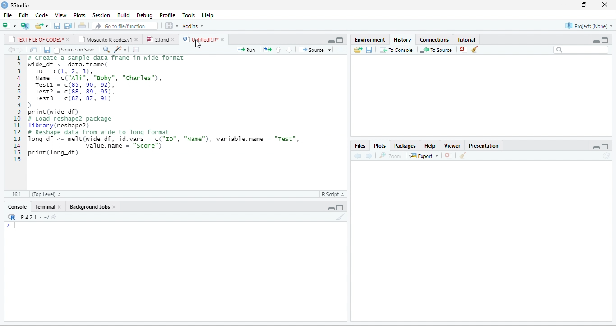 The width and height of the screenshot is (616, 326). I want to click on Tools, so click(189, 16).